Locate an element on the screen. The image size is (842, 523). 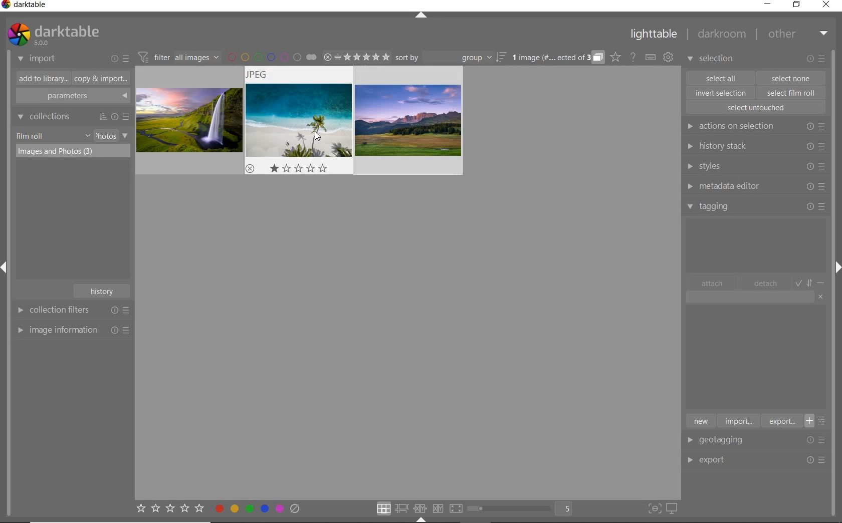
system logo is located at coordinates (53, 35).